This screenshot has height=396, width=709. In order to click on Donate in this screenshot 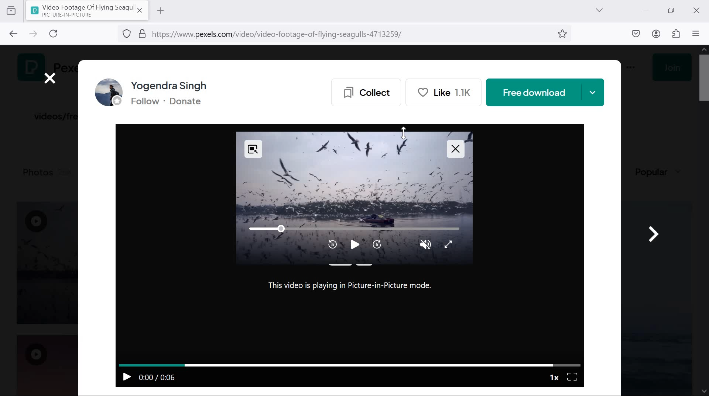, I will do `click(190, 103)`.